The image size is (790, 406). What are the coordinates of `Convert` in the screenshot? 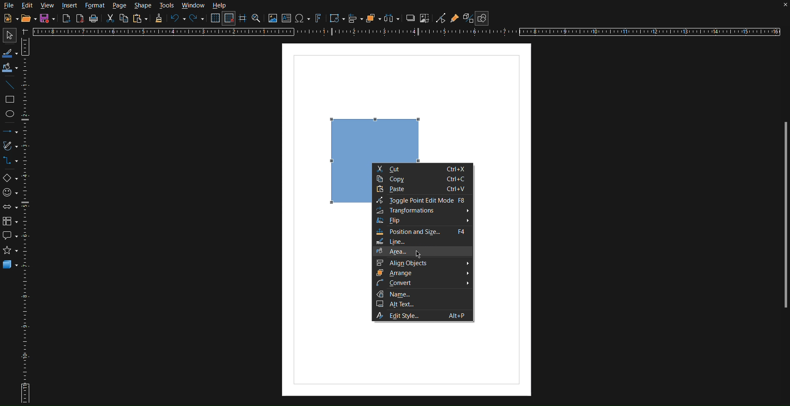 It's located at (423, 284).